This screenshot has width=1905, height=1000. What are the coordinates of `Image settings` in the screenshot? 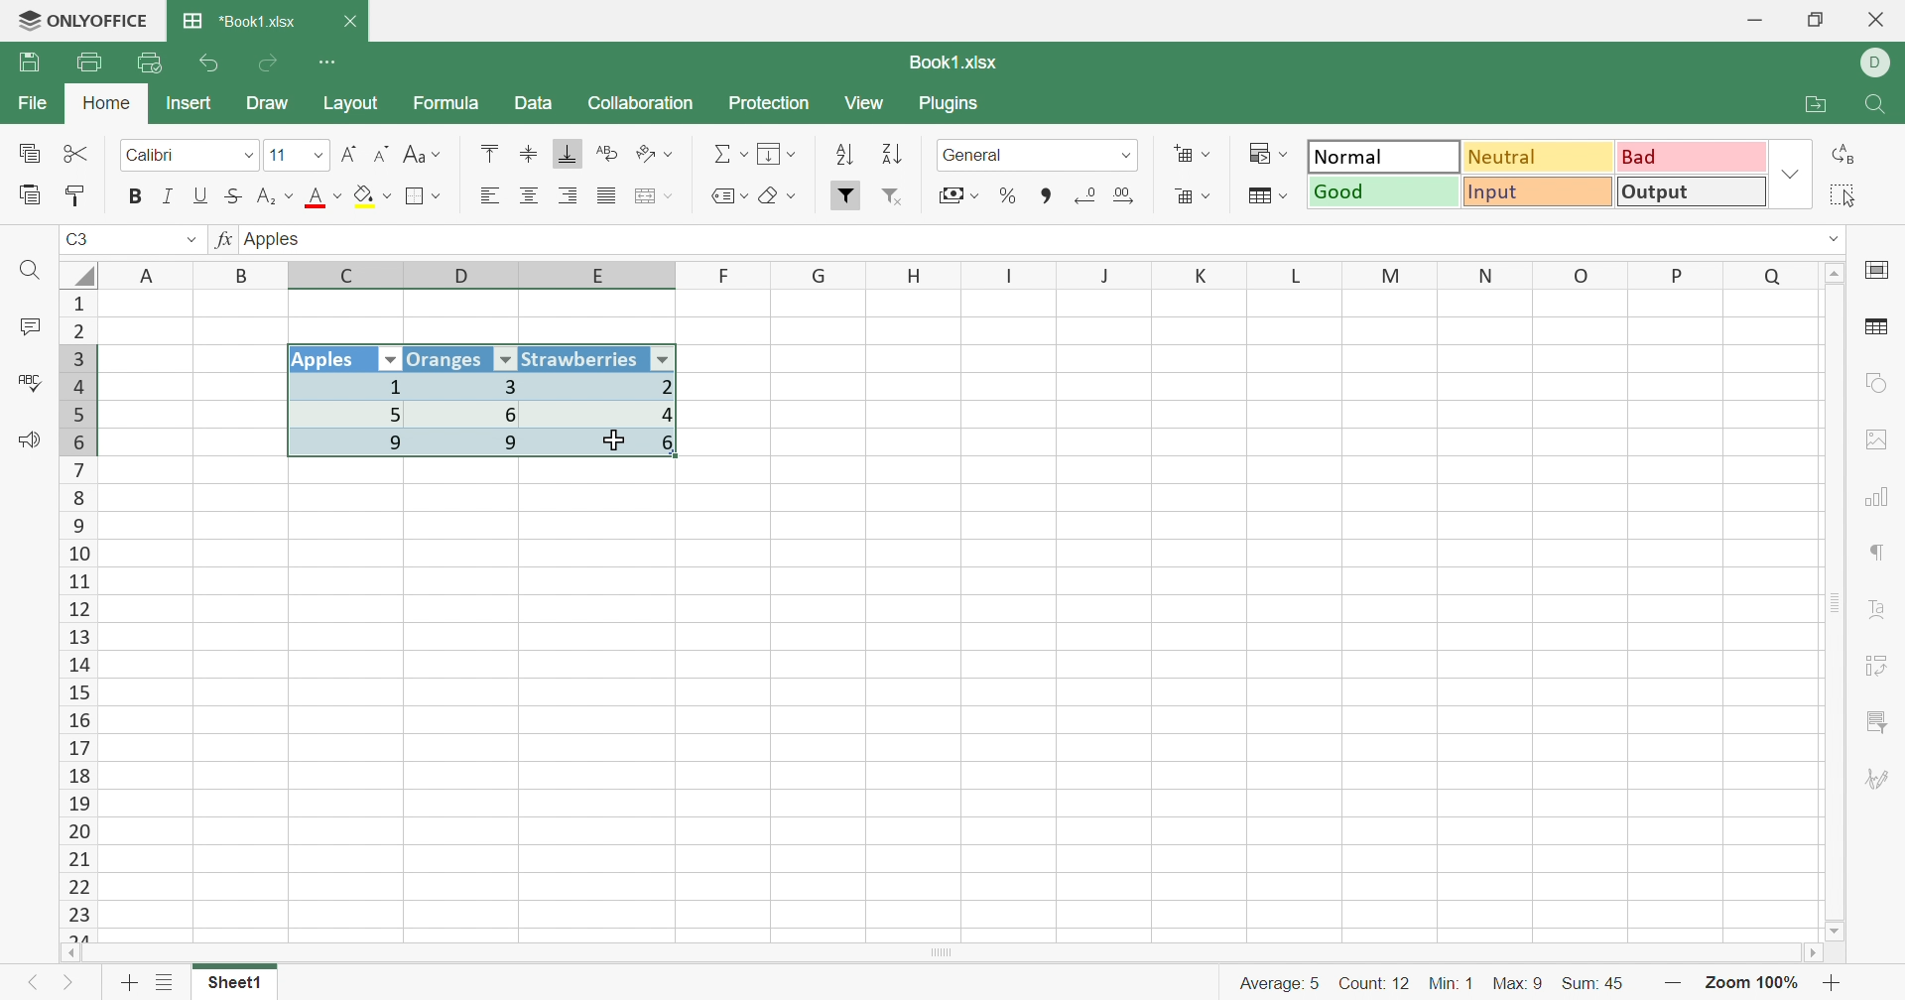 It's located at (1883, 439).